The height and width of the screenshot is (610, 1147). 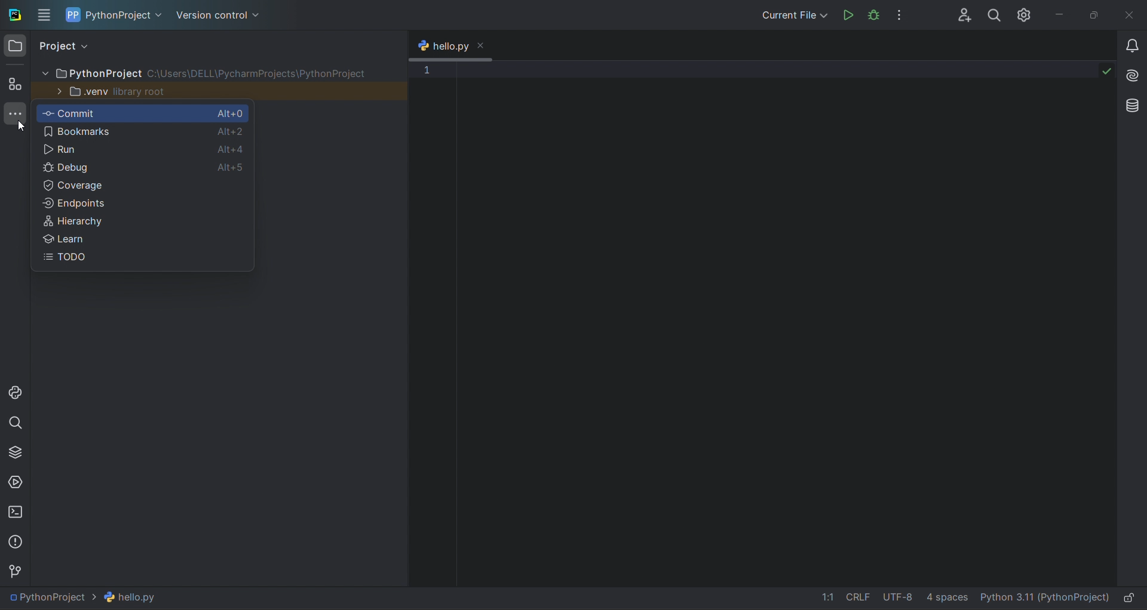 What do you see at coordinates (13, 16) in the screenshot?
I see `logo` at bounding box center [13, 16].